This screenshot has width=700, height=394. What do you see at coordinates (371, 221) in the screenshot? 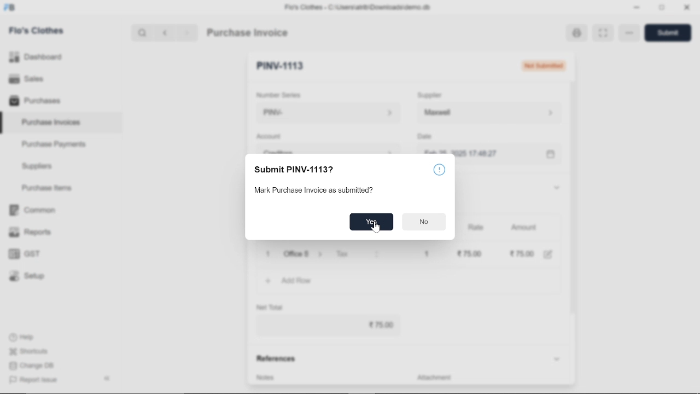
I see `yes` at bounding box center [371, 221].